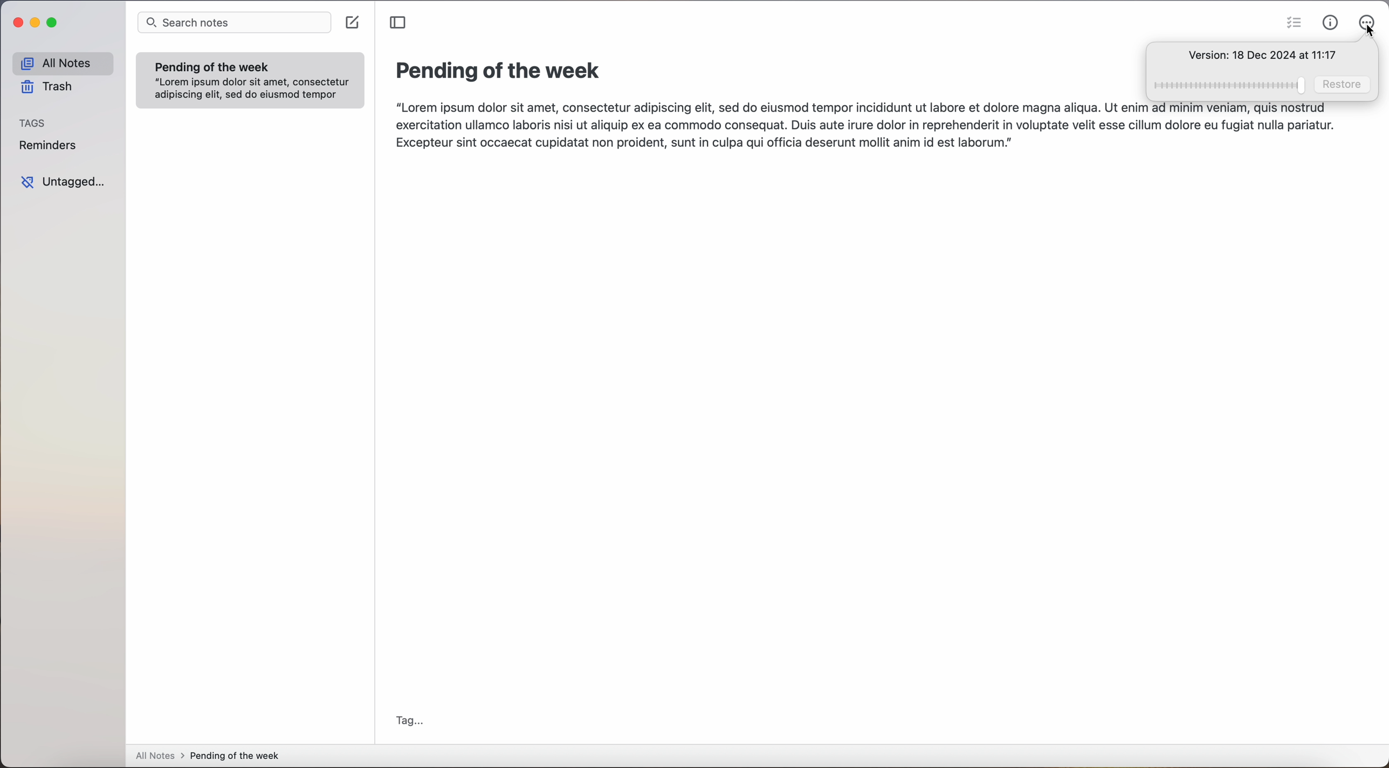  What do you see at coordinates (235, 23) in the screenshot?
I see `search notes` at bounding box center [235, 23].